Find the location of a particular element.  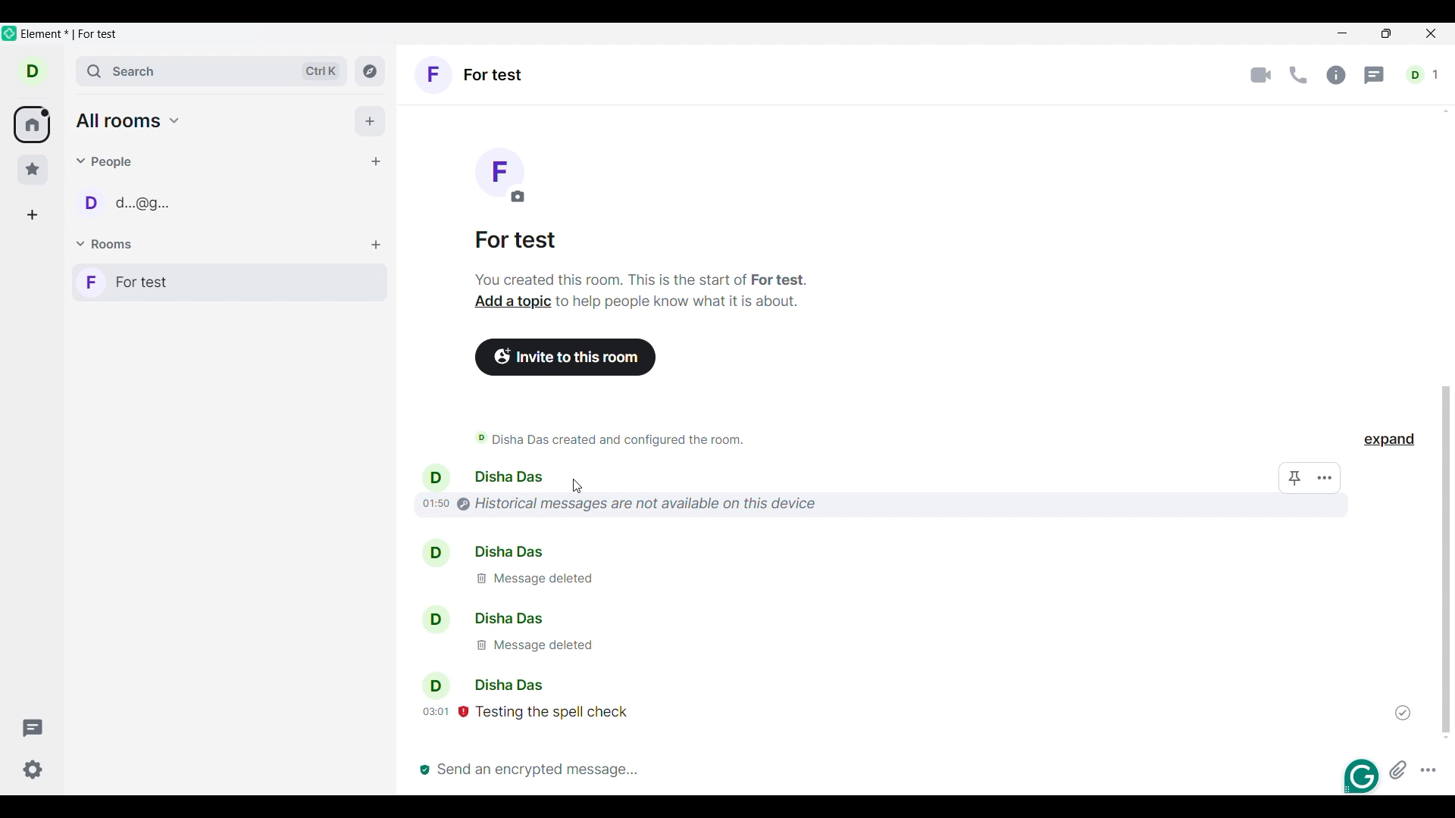

Close interface is located at coordinates (1432, 35).